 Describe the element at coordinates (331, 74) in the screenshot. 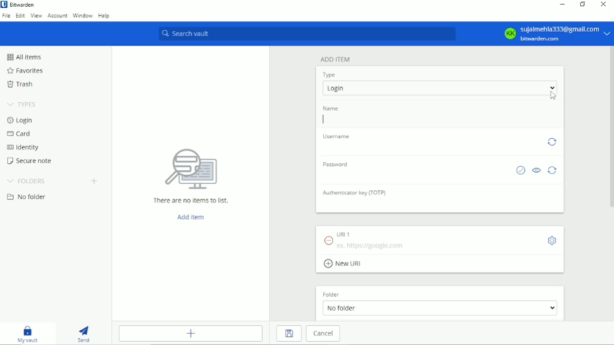

I see `Type` at that location.